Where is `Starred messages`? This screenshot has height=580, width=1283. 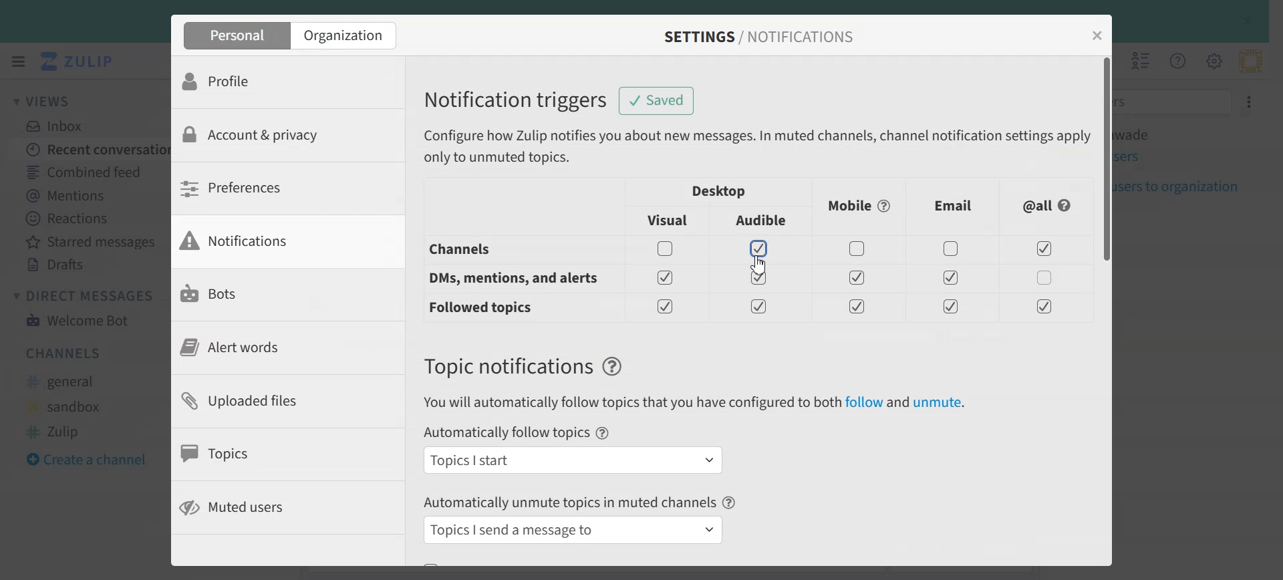 Starred messages is located at coordinates (89, 241).